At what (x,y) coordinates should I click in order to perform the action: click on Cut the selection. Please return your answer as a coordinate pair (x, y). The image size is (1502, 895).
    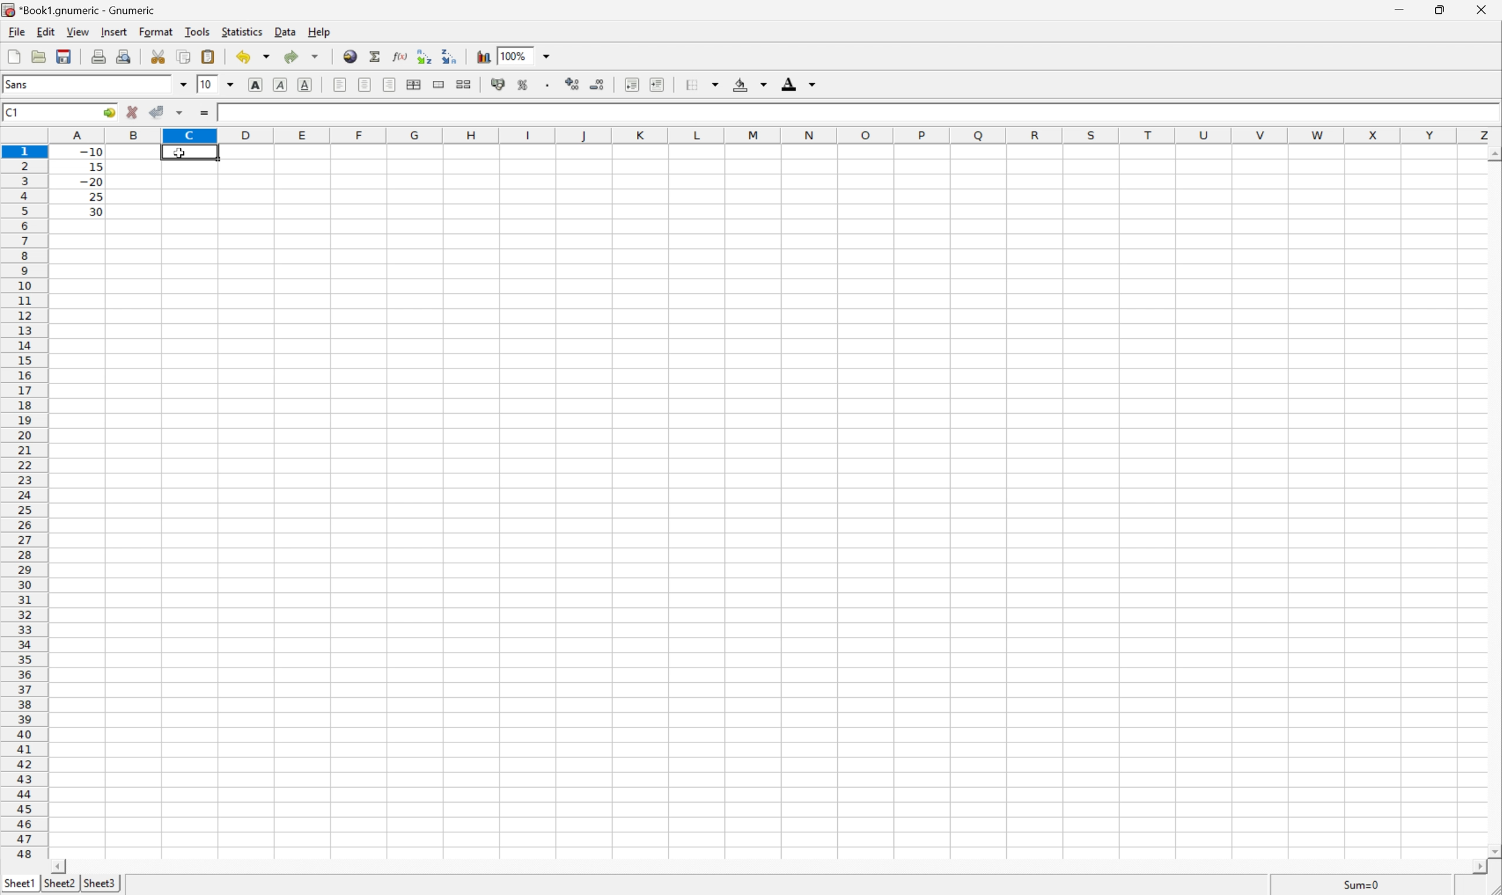
    Looking at the image, I should click on (160, 57).